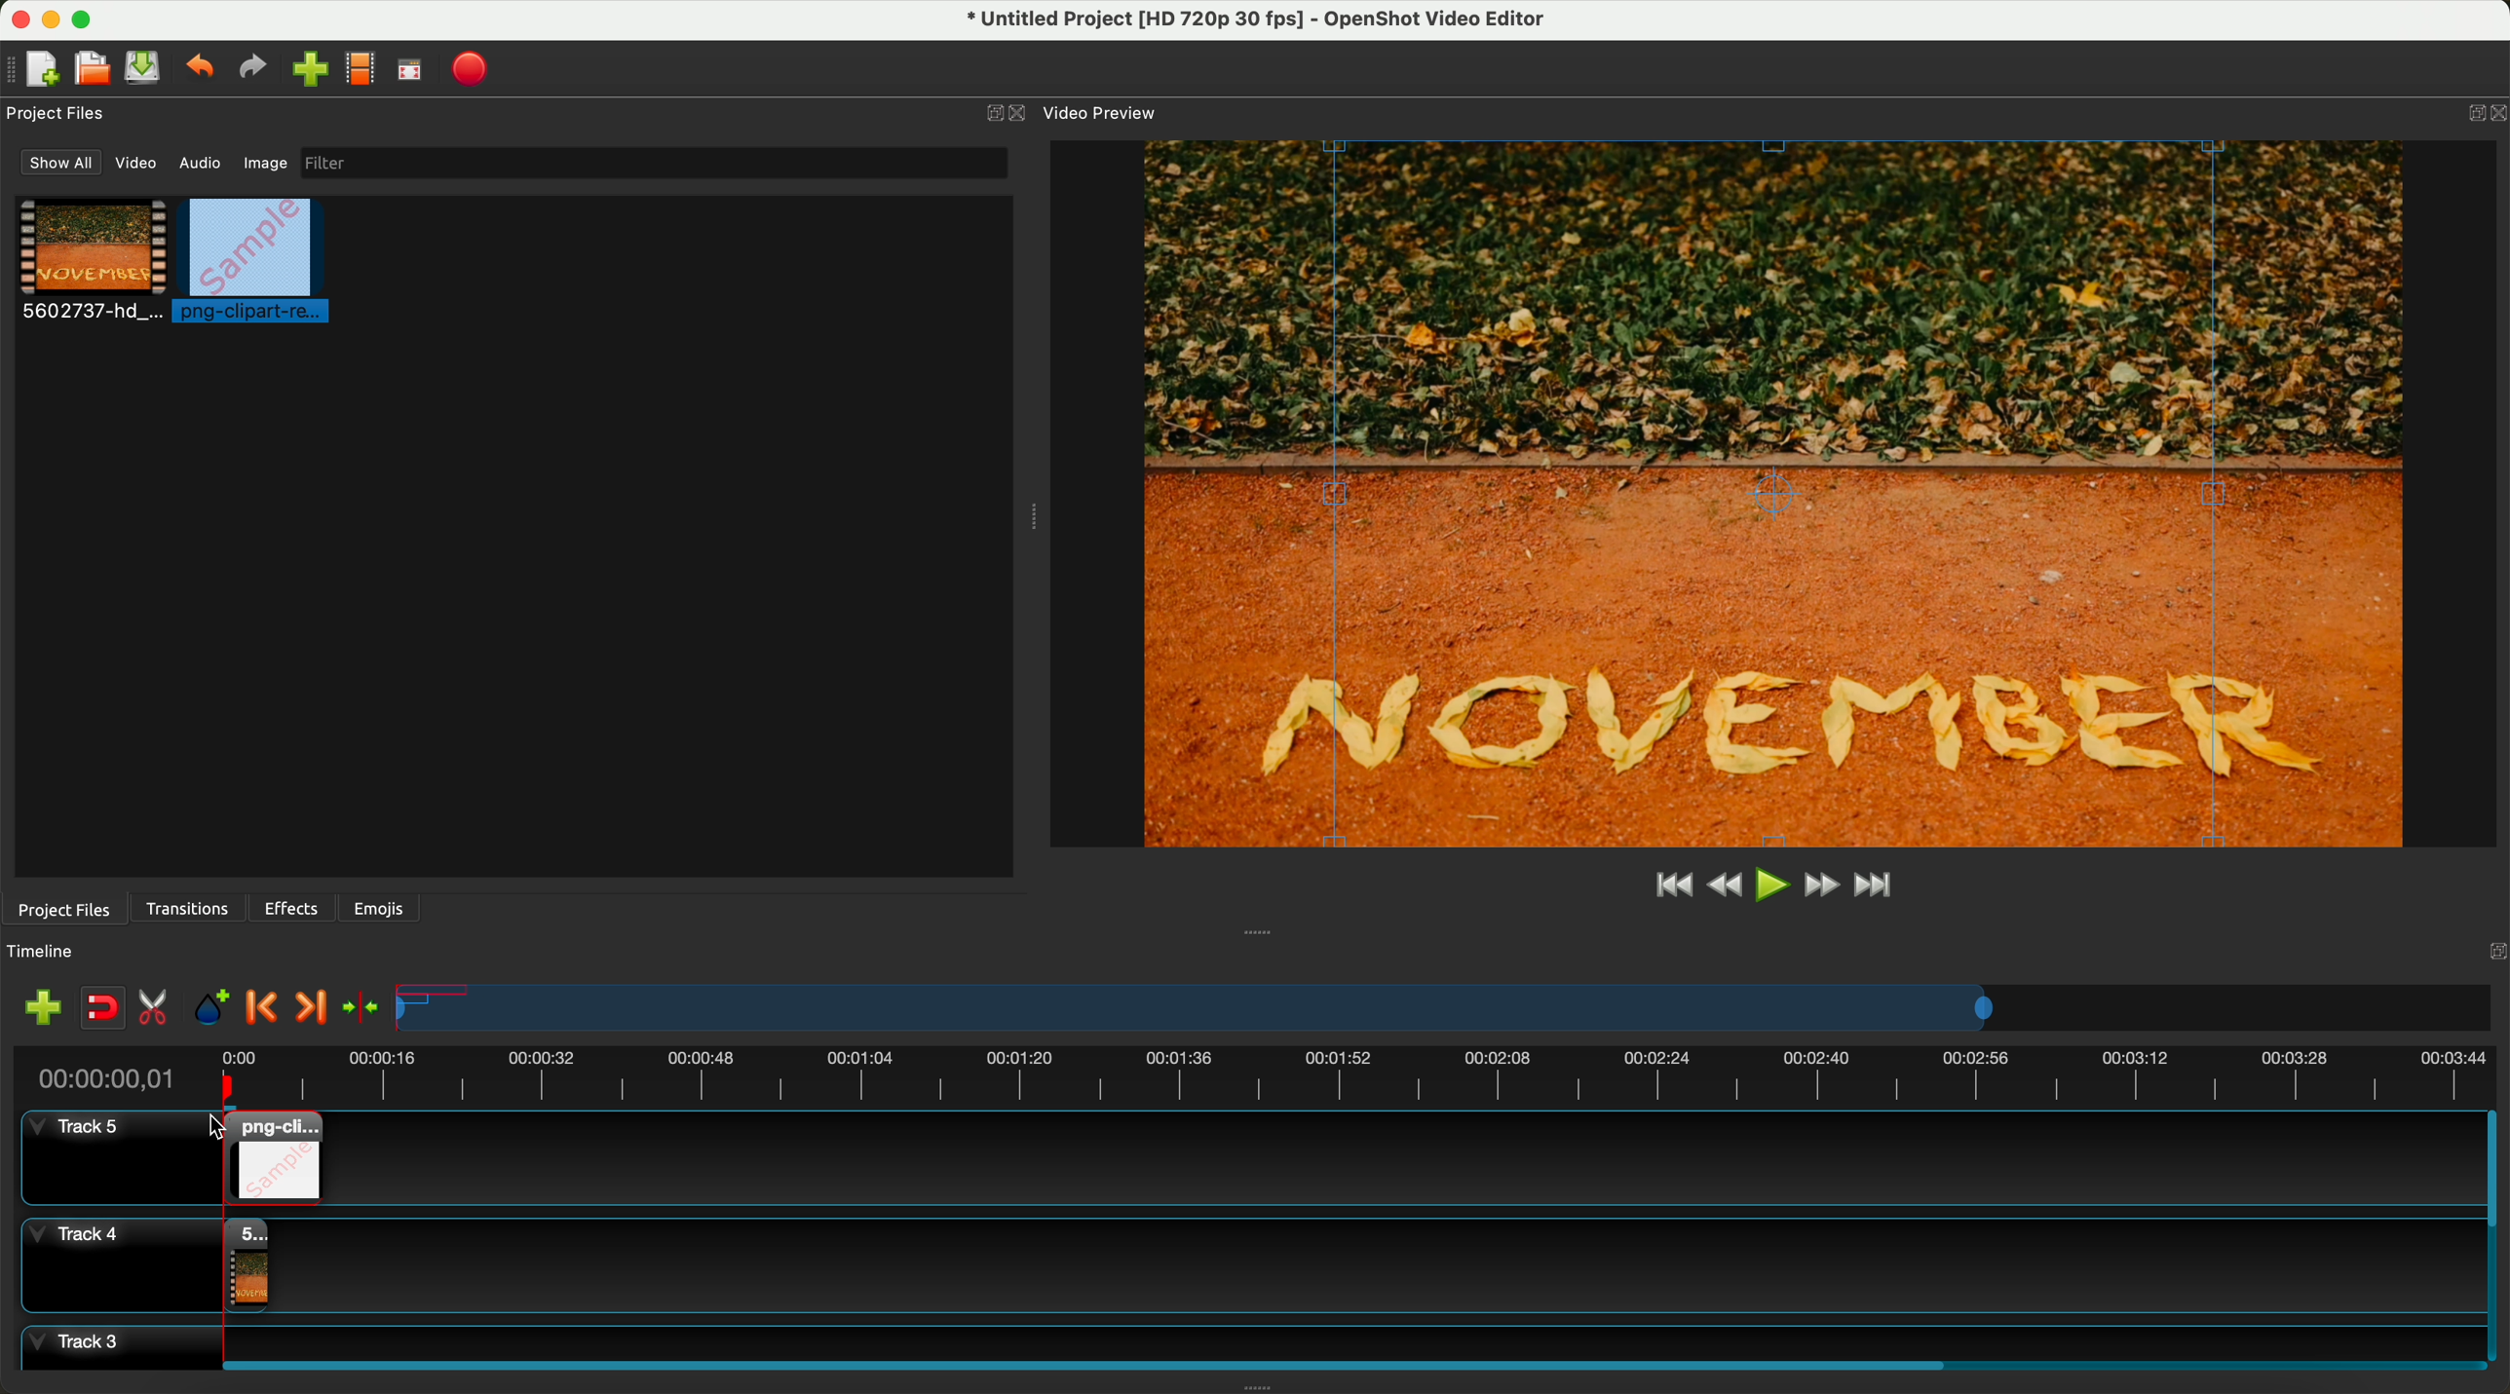 This screenshot has width=2510, height=1394. What do you see at coordinates (257, 263) in the screenshot?
I see `click on image` at bounding box center [257, 263].